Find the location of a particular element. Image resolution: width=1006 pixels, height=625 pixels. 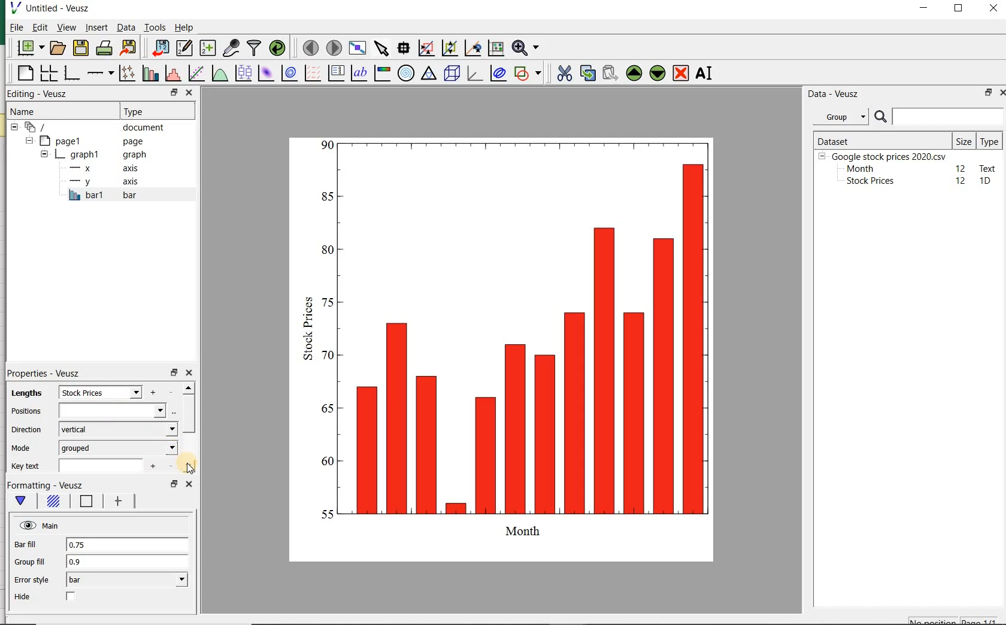

Hide is located at coordinates (22, 596).